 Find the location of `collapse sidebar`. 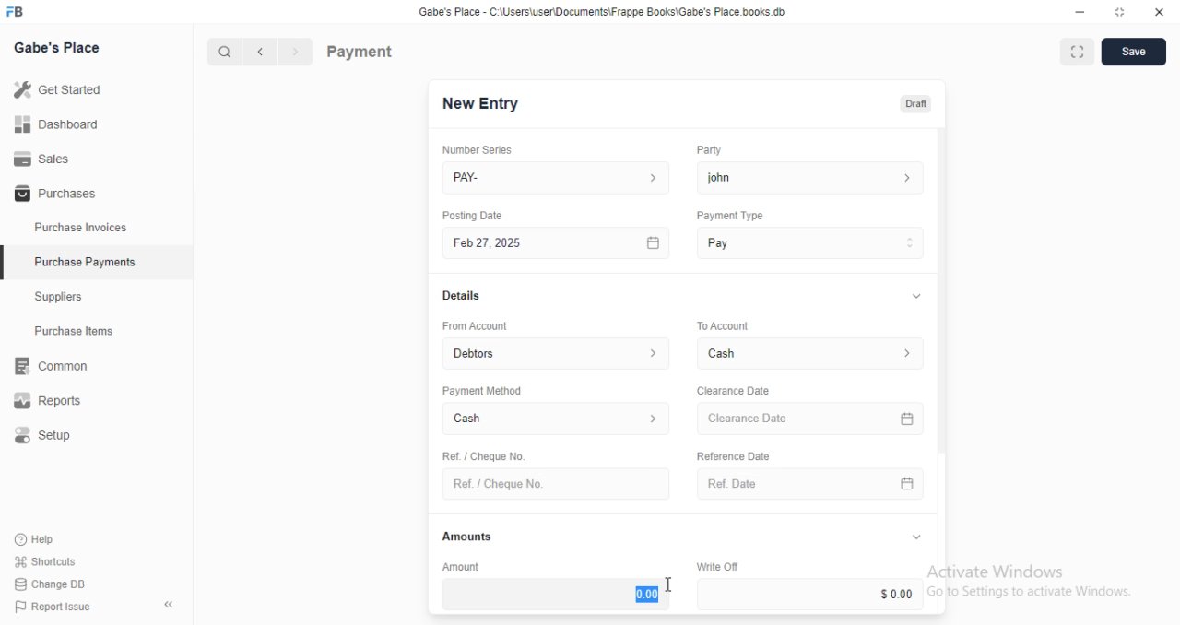

collapse sidebar is located at coordinates (168, 604).